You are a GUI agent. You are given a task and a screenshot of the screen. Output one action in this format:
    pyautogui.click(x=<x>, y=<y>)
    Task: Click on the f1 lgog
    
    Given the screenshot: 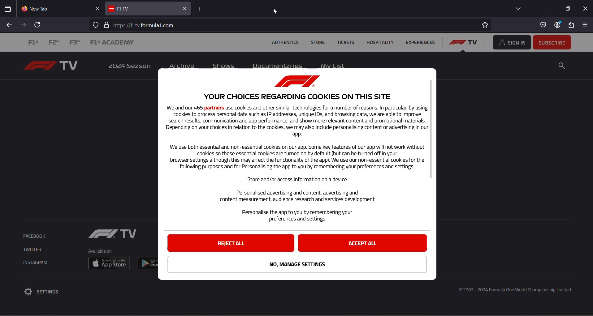 What is the action you would take?
    pyautogui.click(x=111, y=235)
    